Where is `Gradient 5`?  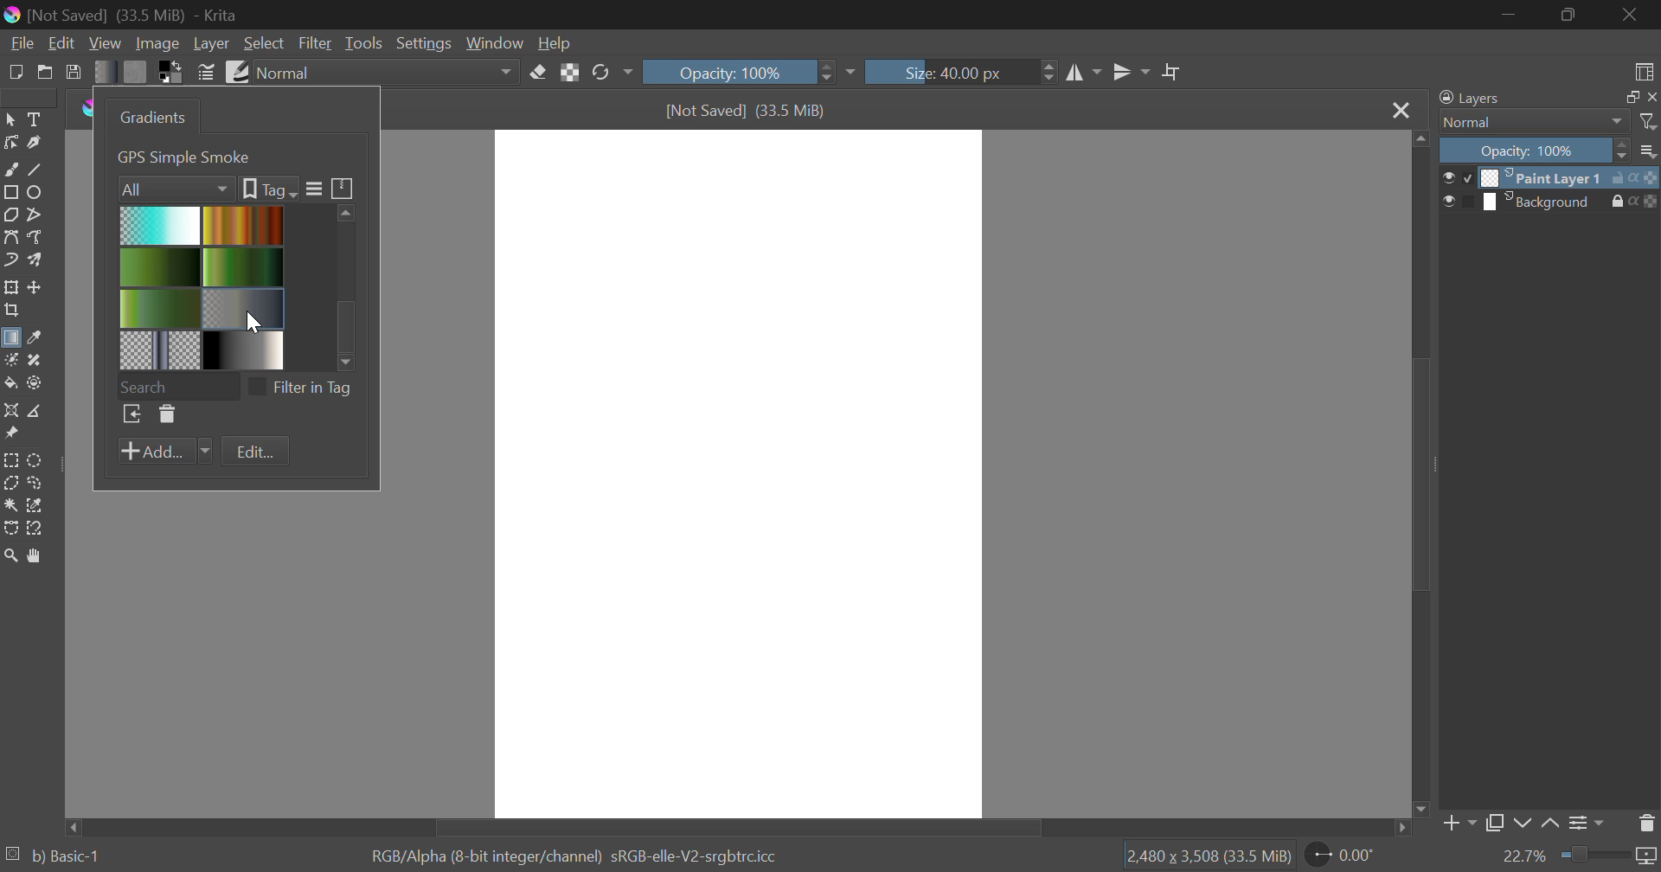
Gradient 5 is located at coordinates (160, 308).